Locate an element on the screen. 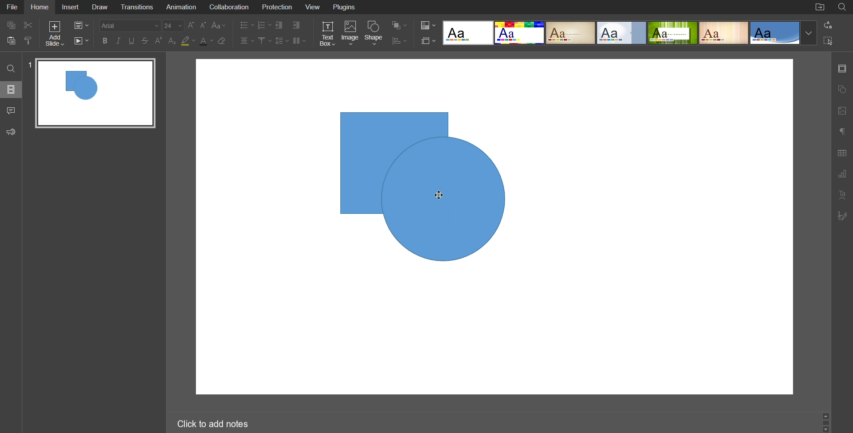 The width and height of the screenshot is (853, 433). Line Spacing is located at coordinates (280, 40).